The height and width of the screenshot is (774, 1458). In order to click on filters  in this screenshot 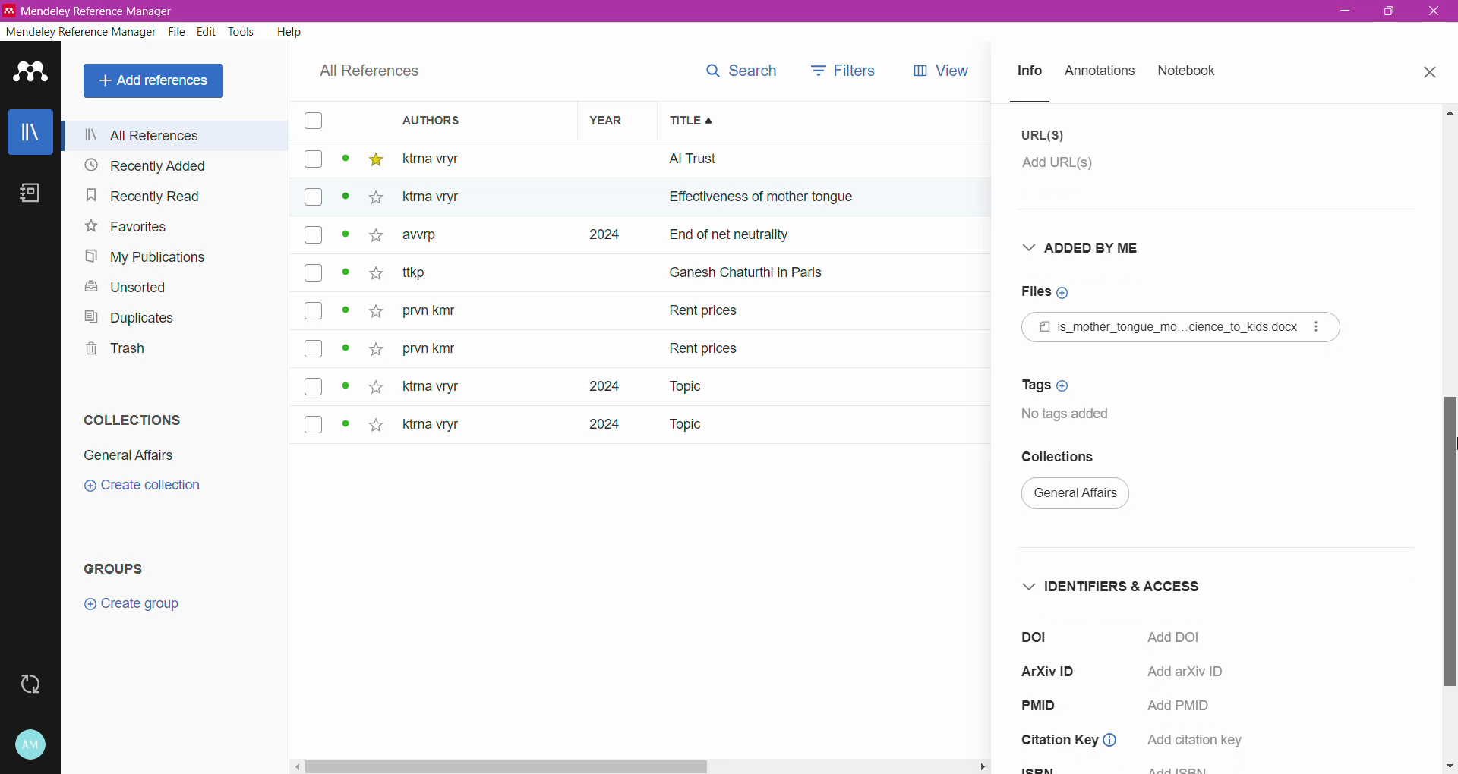, I will do `click(844, 69)`.